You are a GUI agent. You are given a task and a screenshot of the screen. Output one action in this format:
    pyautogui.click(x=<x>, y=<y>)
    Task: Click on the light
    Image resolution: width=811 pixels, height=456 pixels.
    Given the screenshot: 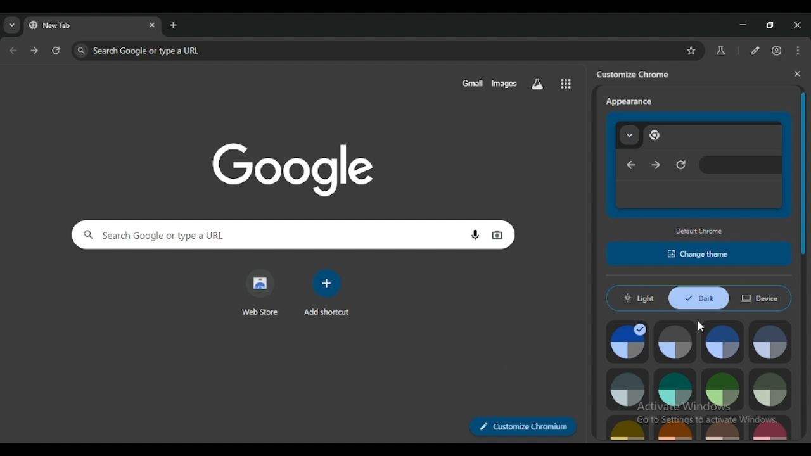 What is the action you would take?
    pyautogui.click(x=633, y=298)
    